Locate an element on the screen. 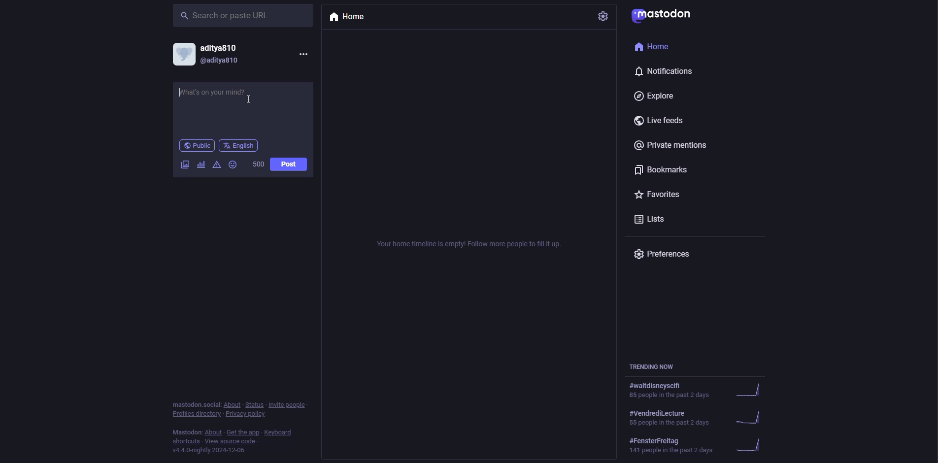  polls is located at coordinates (201, 165).